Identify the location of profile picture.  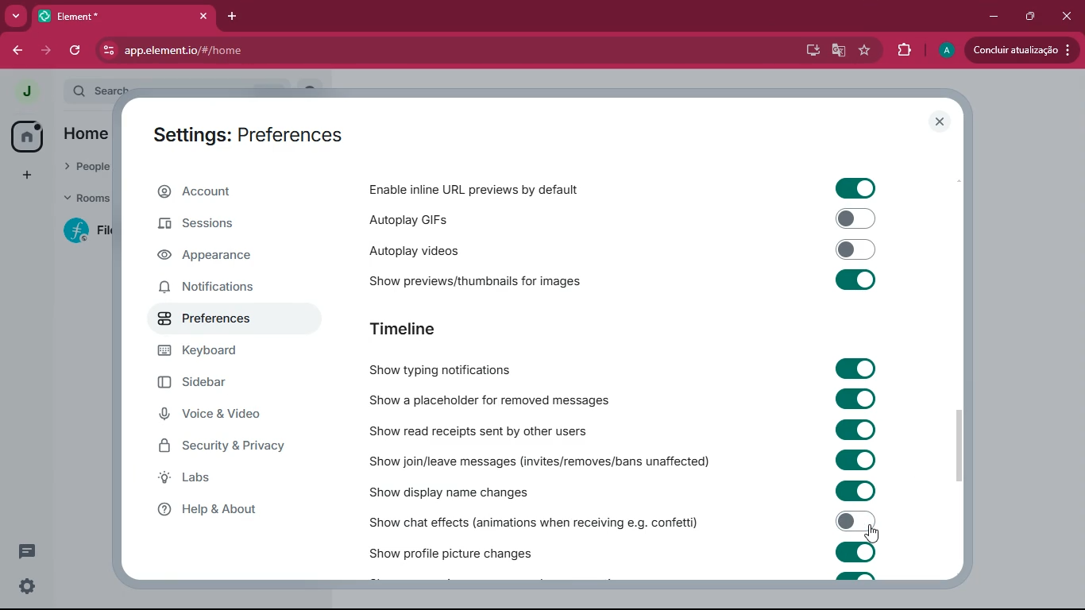
(944, 51).